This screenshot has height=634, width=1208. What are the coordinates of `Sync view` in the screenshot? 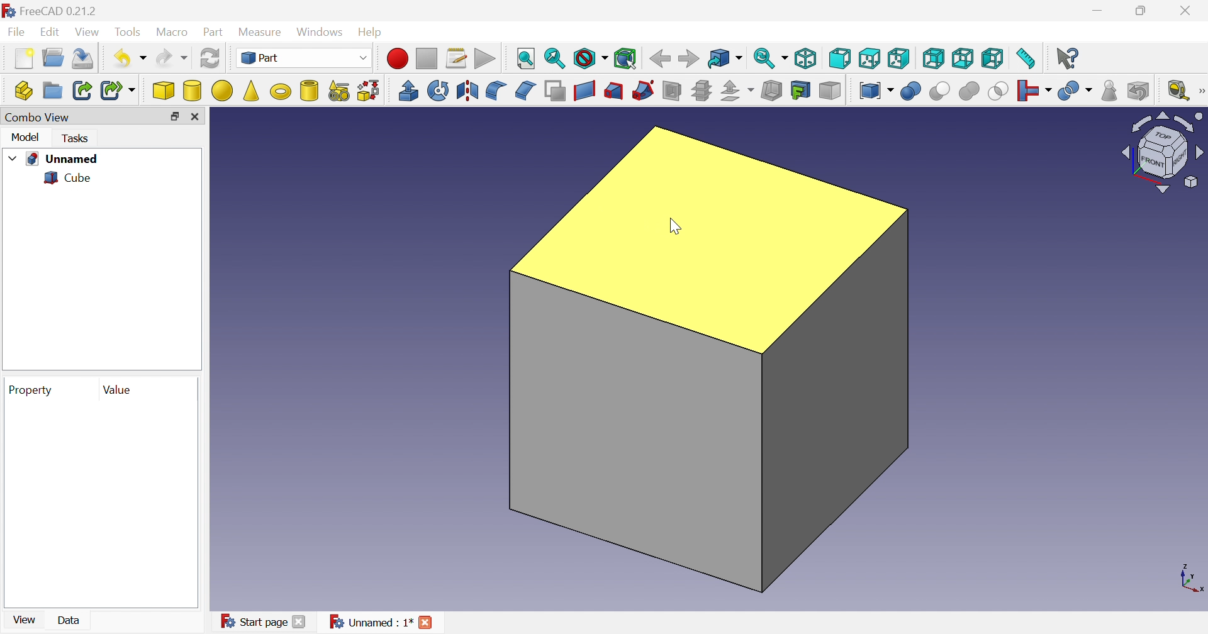 It's located at (769, 57).